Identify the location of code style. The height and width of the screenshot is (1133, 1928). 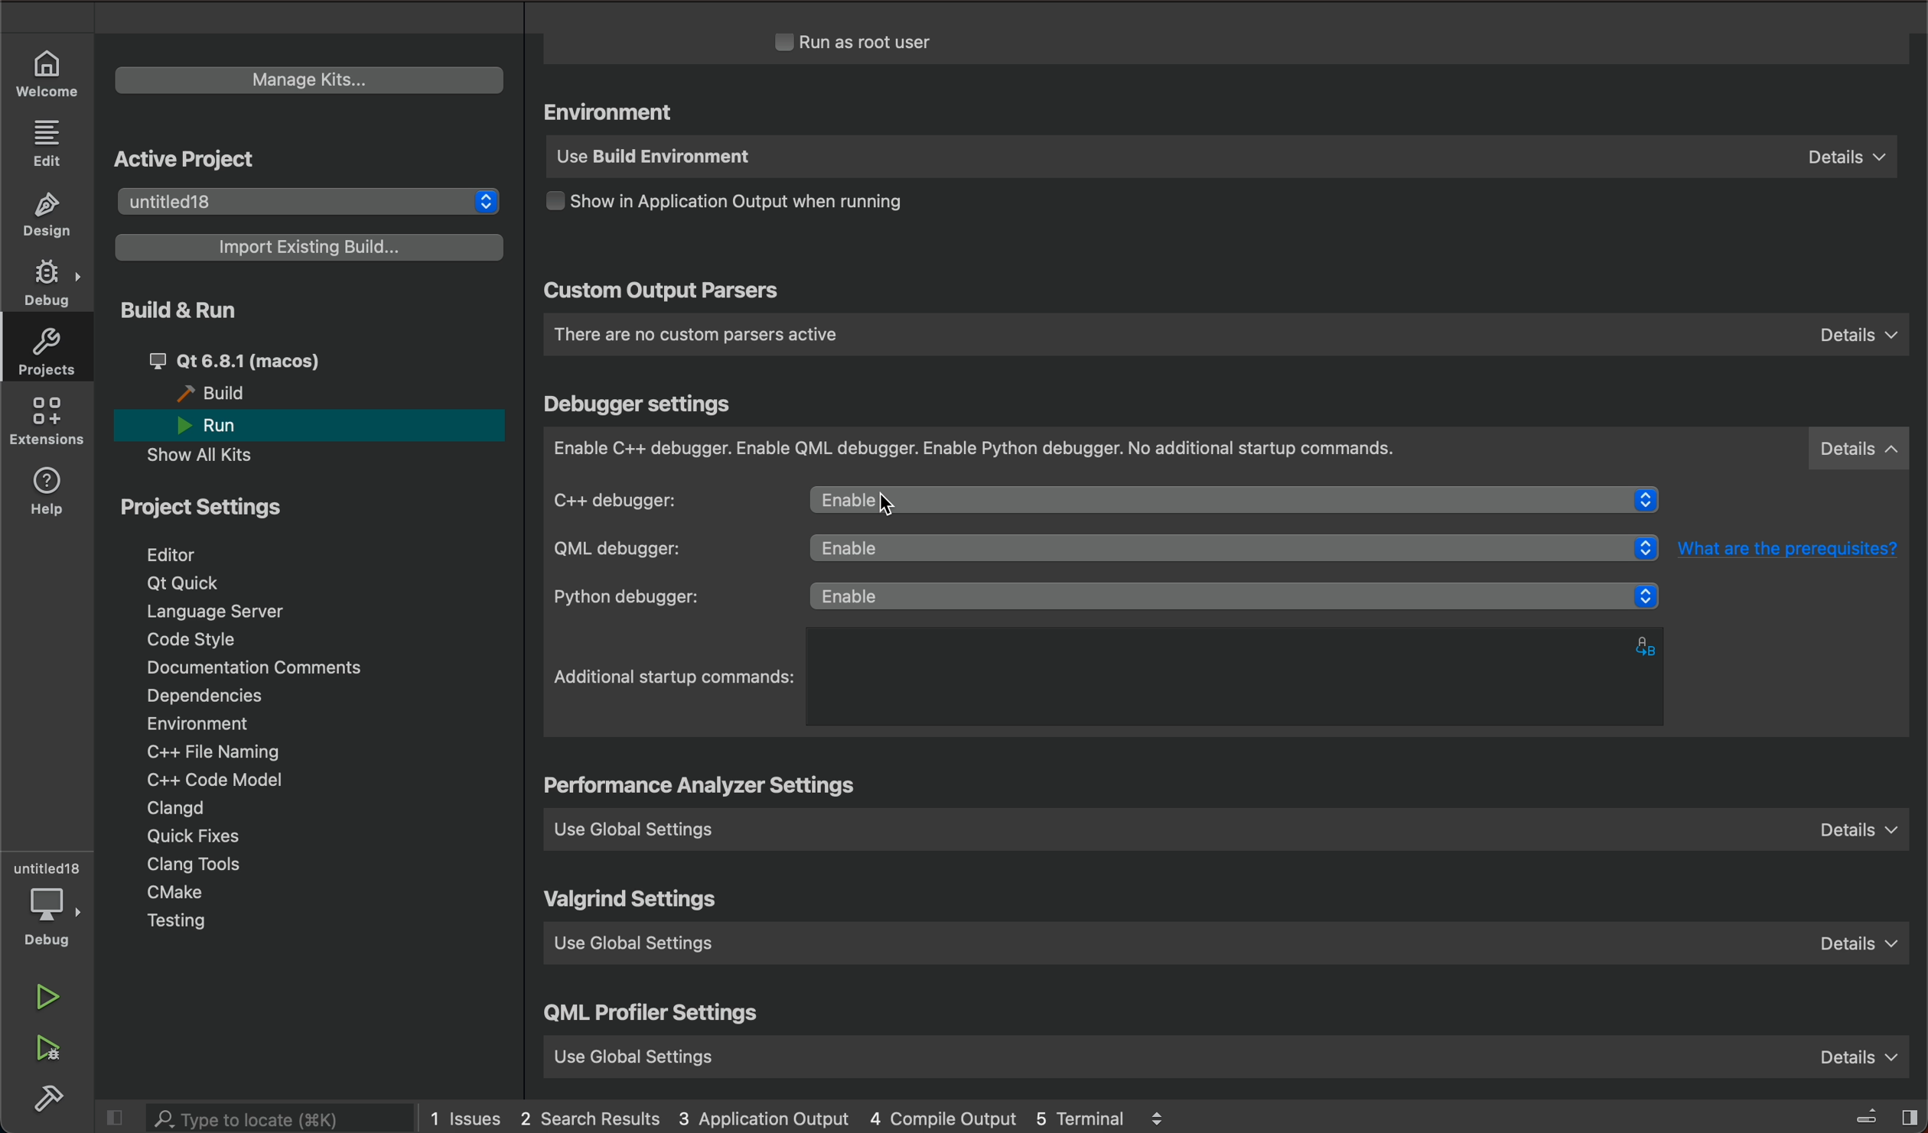
(194, 641).